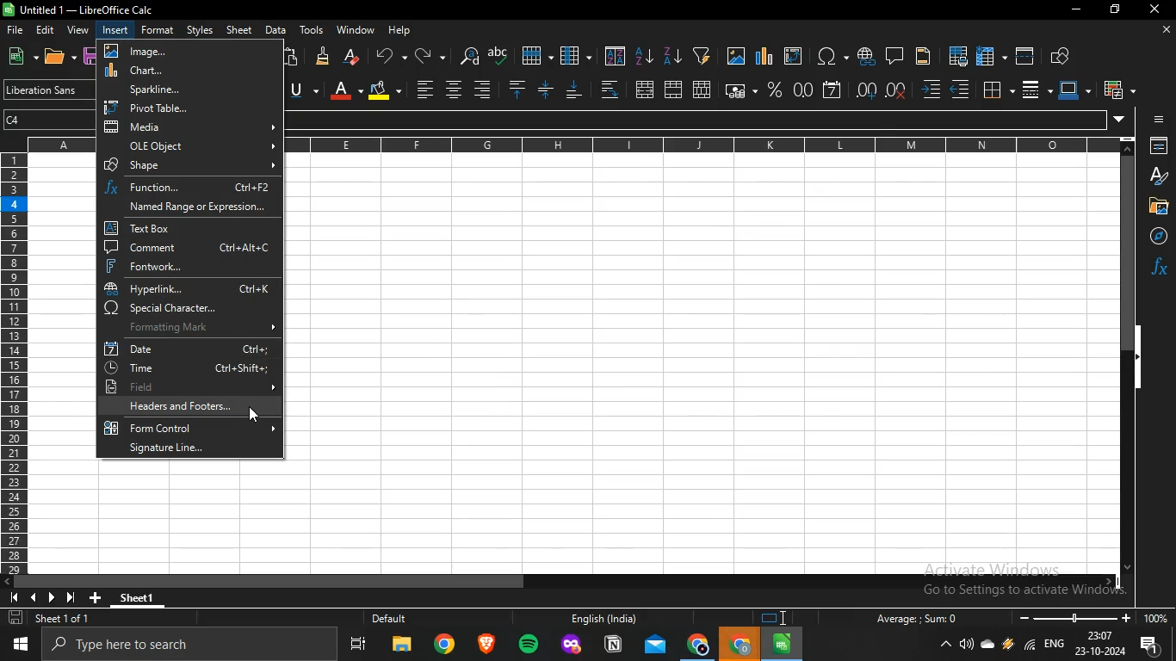  Describe the element at coordinates (792, 55) in the screenshot. I see `insert or edit pivot table` at that location.